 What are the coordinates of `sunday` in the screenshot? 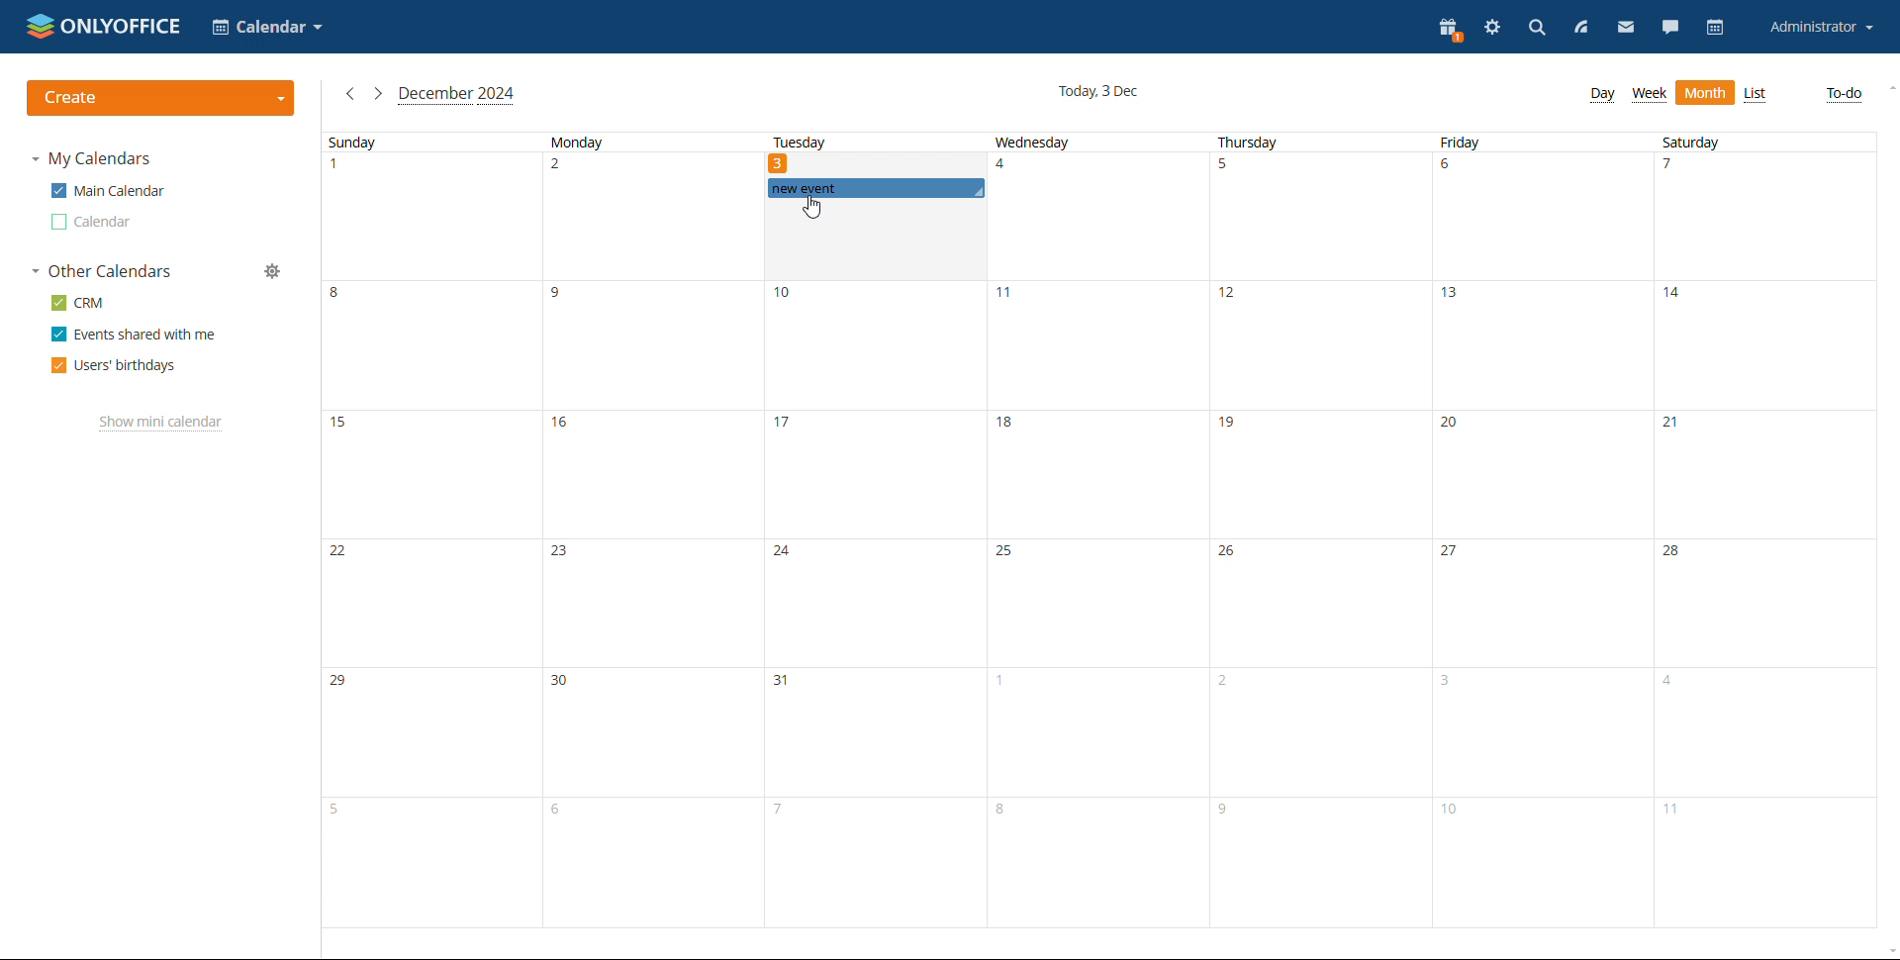 It's located at (426, 530).